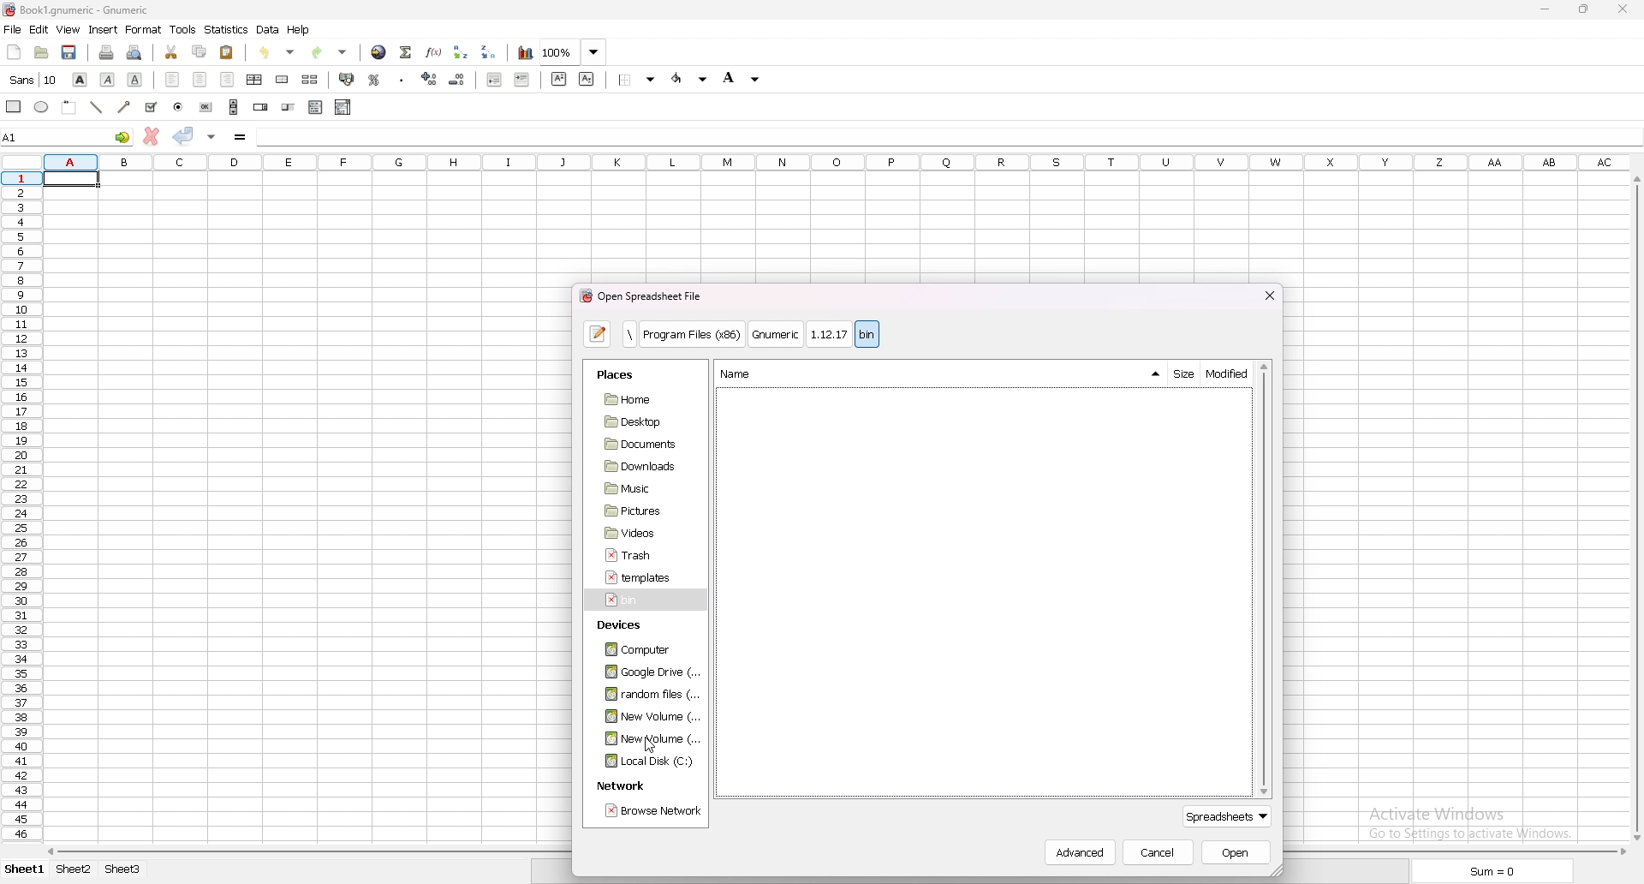 The height and width of the screenshot is (884, 1644). Describe the element at coordinates (623, 373) in the screenshot. I see `places` at that location.